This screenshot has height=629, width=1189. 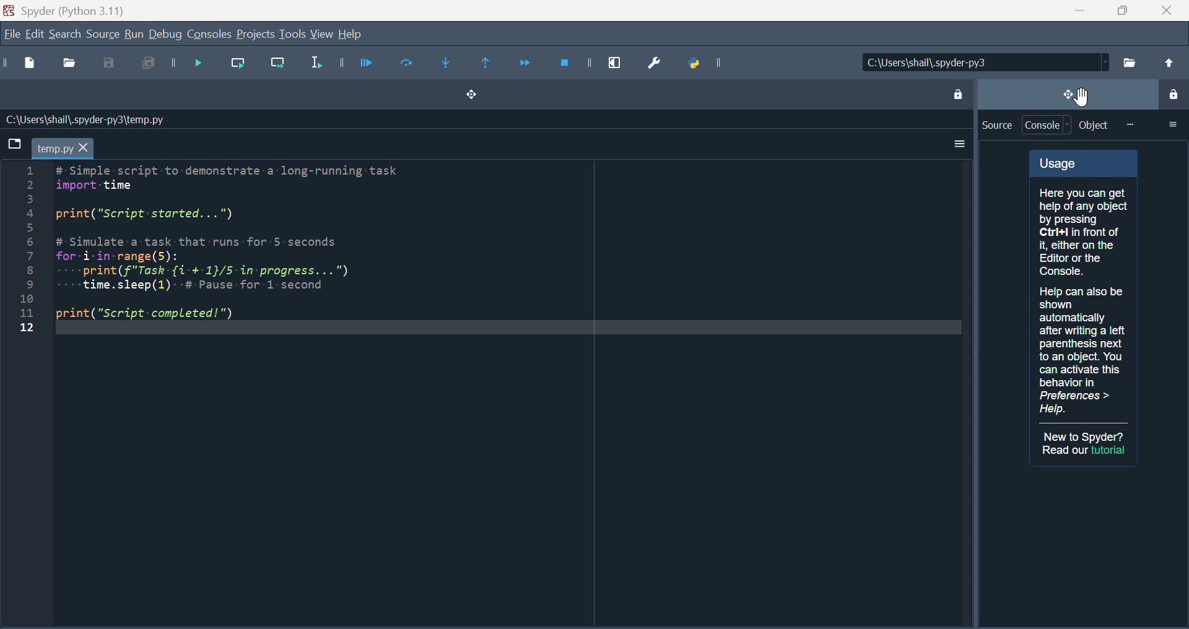 What do you see at coordinates (487, 64) in the screenshot?
I see `Execute until same function returns` at bounding box center [487, 64].